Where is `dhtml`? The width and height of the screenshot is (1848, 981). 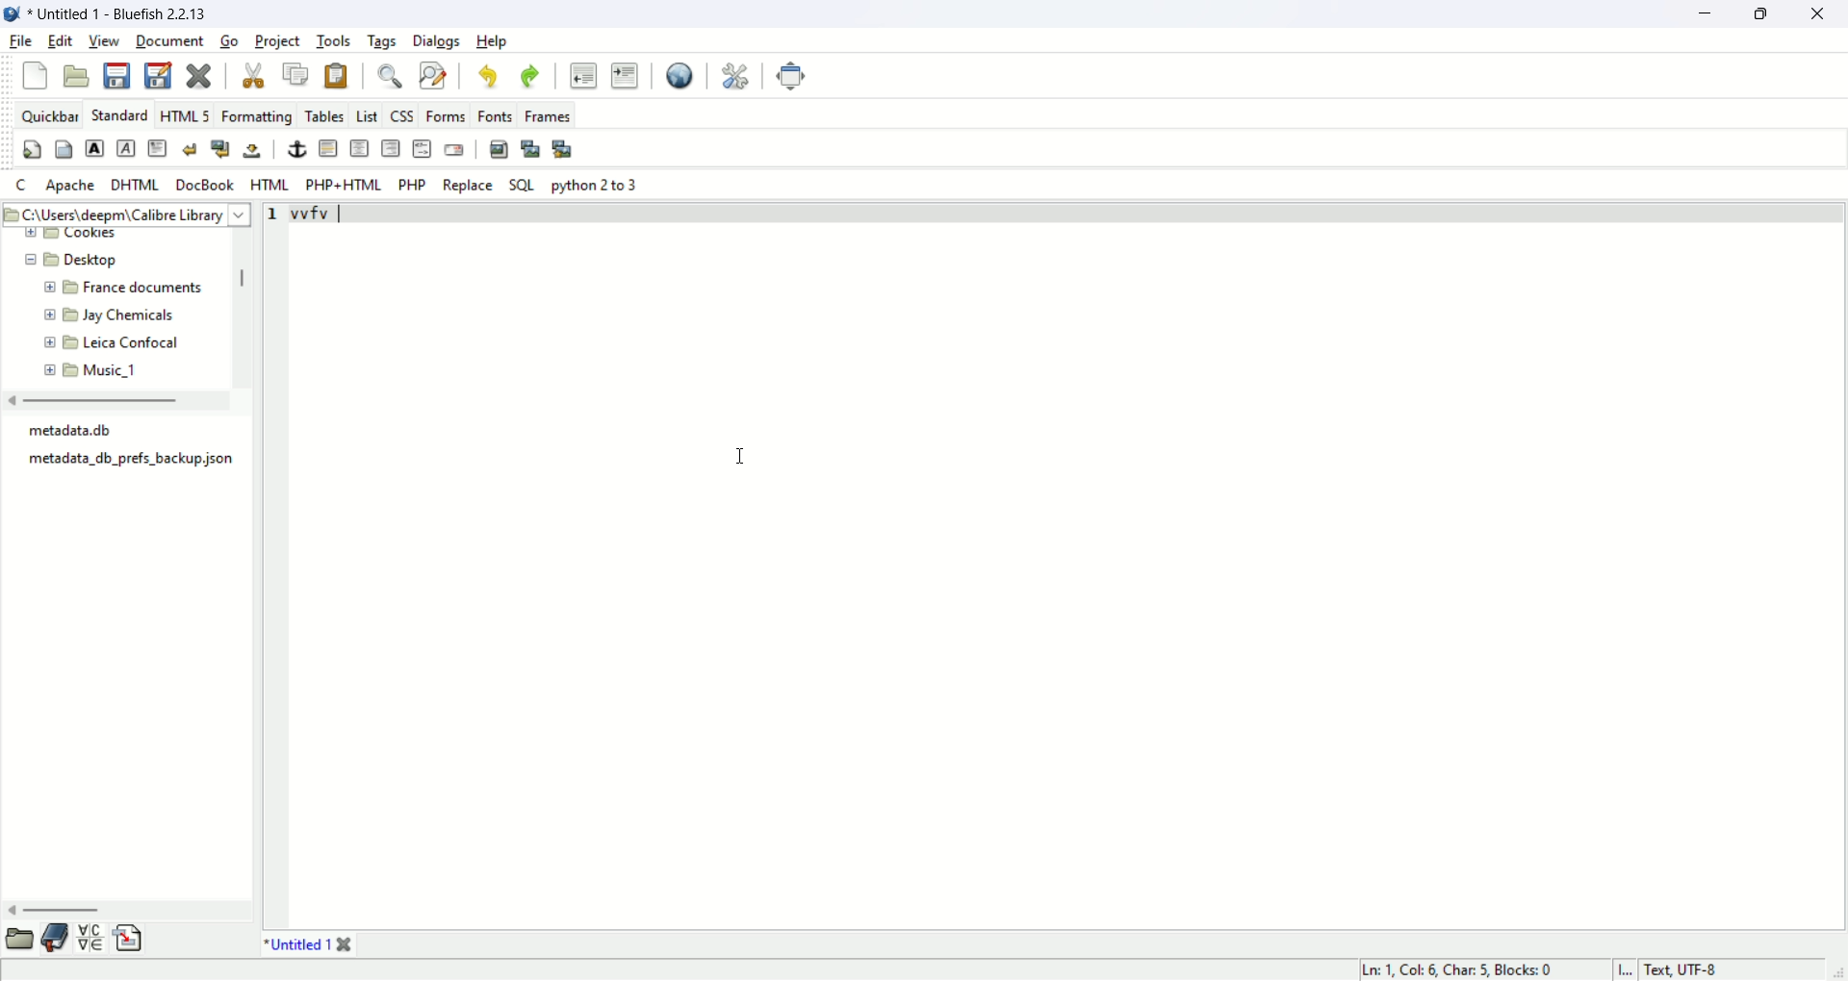
dhtml is located at coordinates (134, 186).